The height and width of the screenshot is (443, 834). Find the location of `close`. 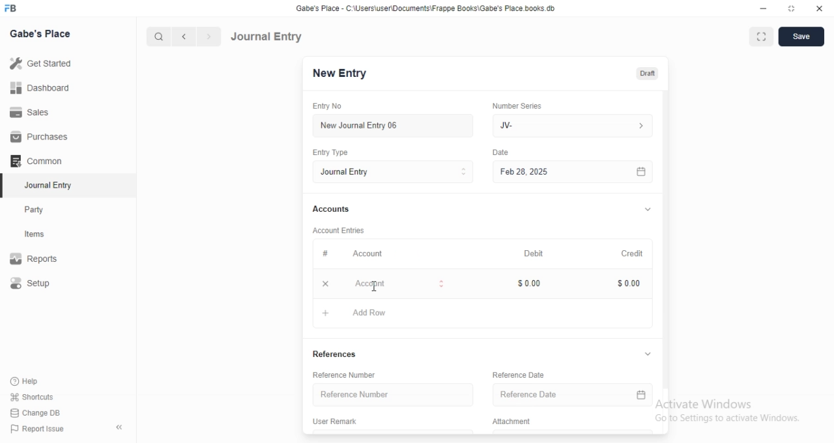

close is located at coordinates (820, 9).